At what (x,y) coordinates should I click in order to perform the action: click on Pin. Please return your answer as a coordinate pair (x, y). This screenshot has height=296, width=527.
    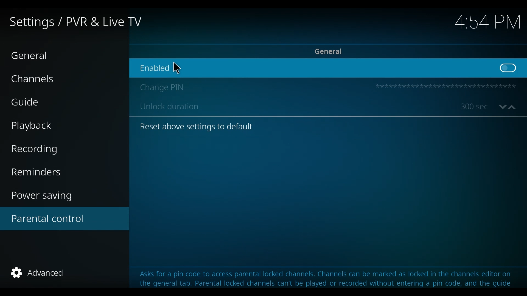
    Looking at the image, I should click on (445, 87).